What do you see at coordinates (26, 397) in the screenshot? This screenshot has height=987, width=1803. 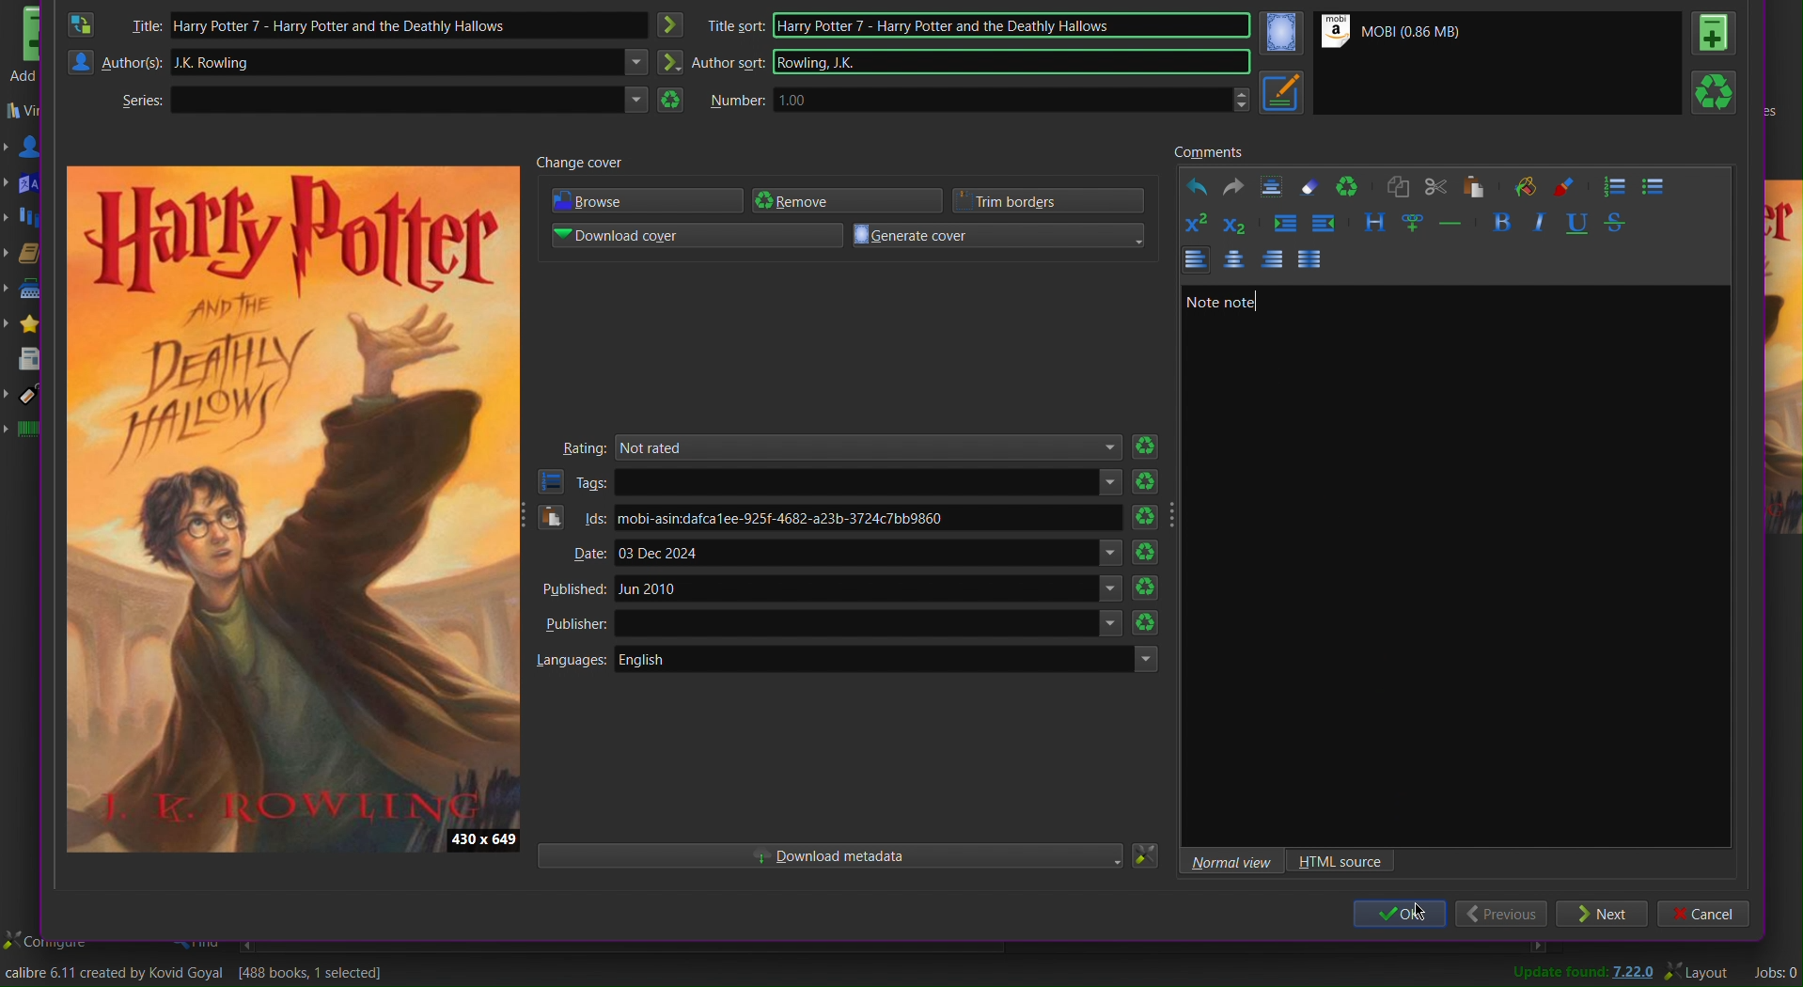 I see `Tags` at bounding box center [26, 397].